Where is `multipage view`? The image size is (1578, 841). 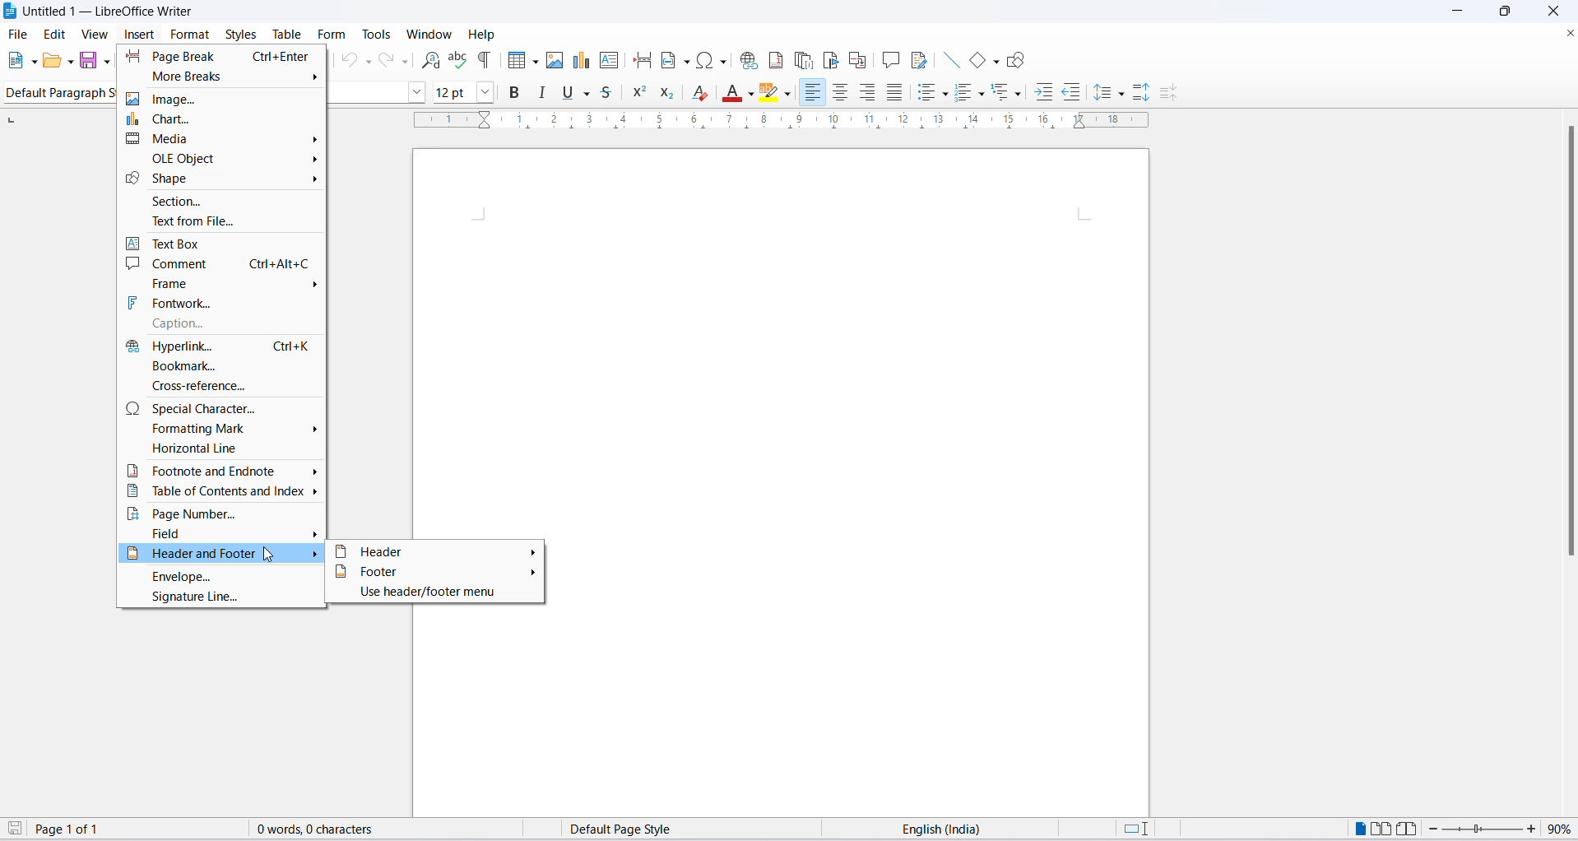
multipage view is located at coordinates (1380, 829).